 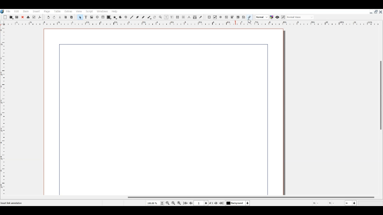 I want to click on Insert, so click(x=36, y=11).